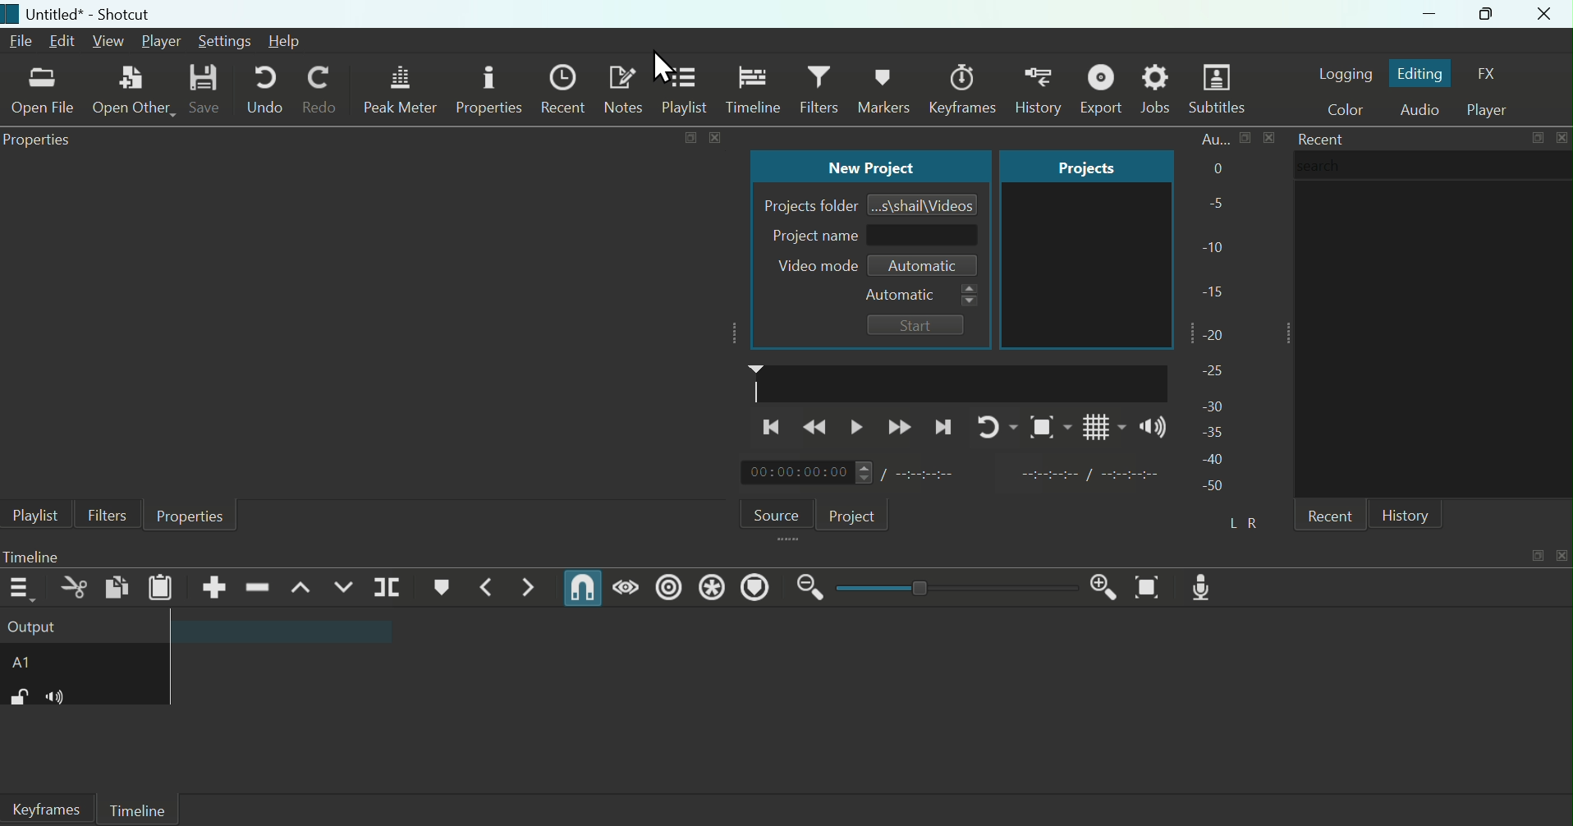  Describe the element at coordinates (161, 589) in the screenshot. I see `Paste` at that location.